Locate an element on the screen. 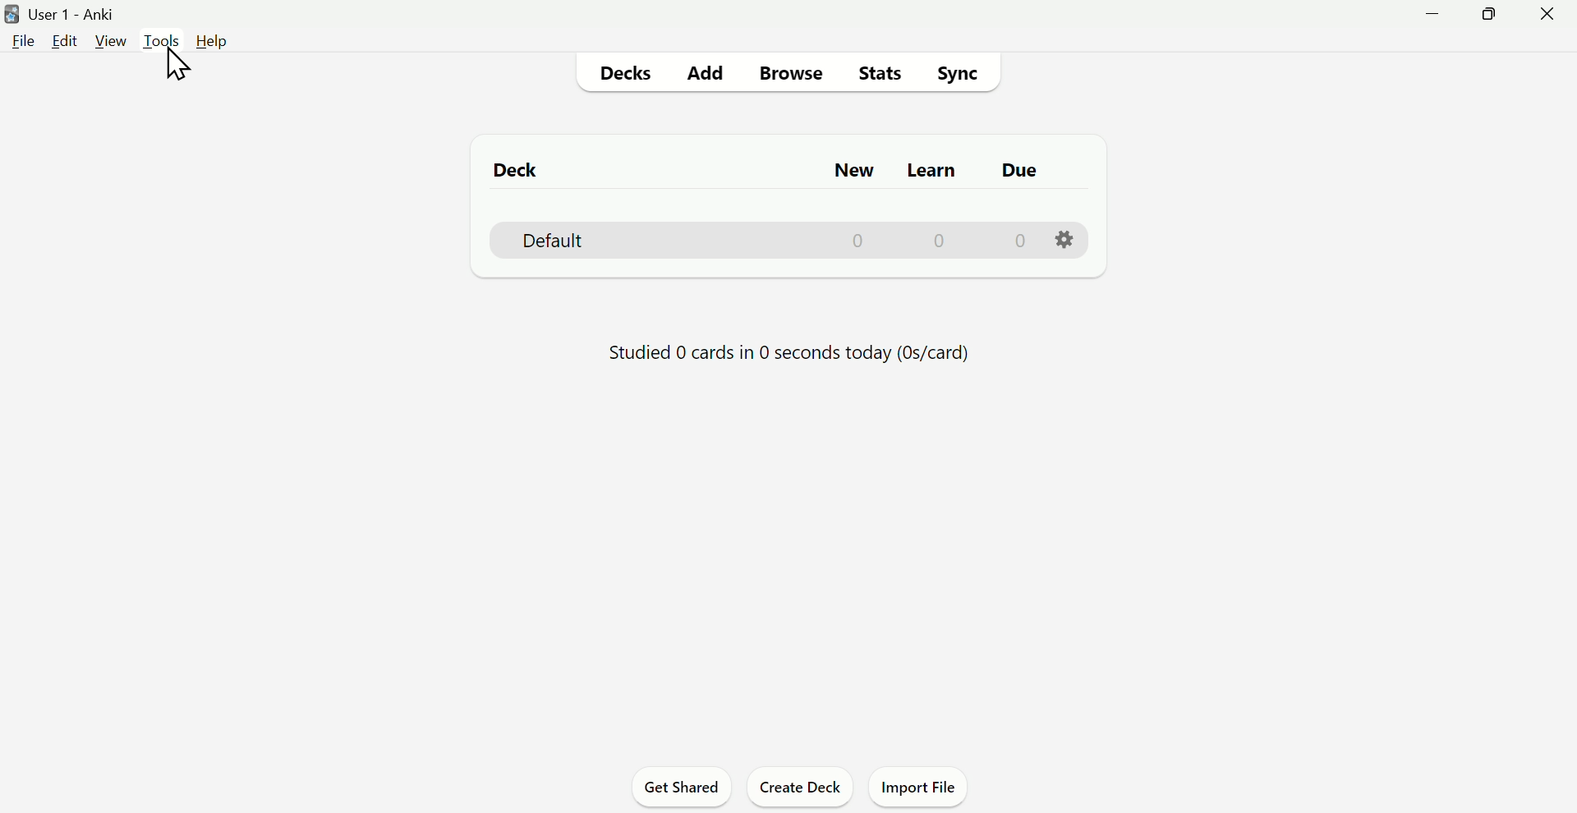  Sync is located at coordinates (962, 72).